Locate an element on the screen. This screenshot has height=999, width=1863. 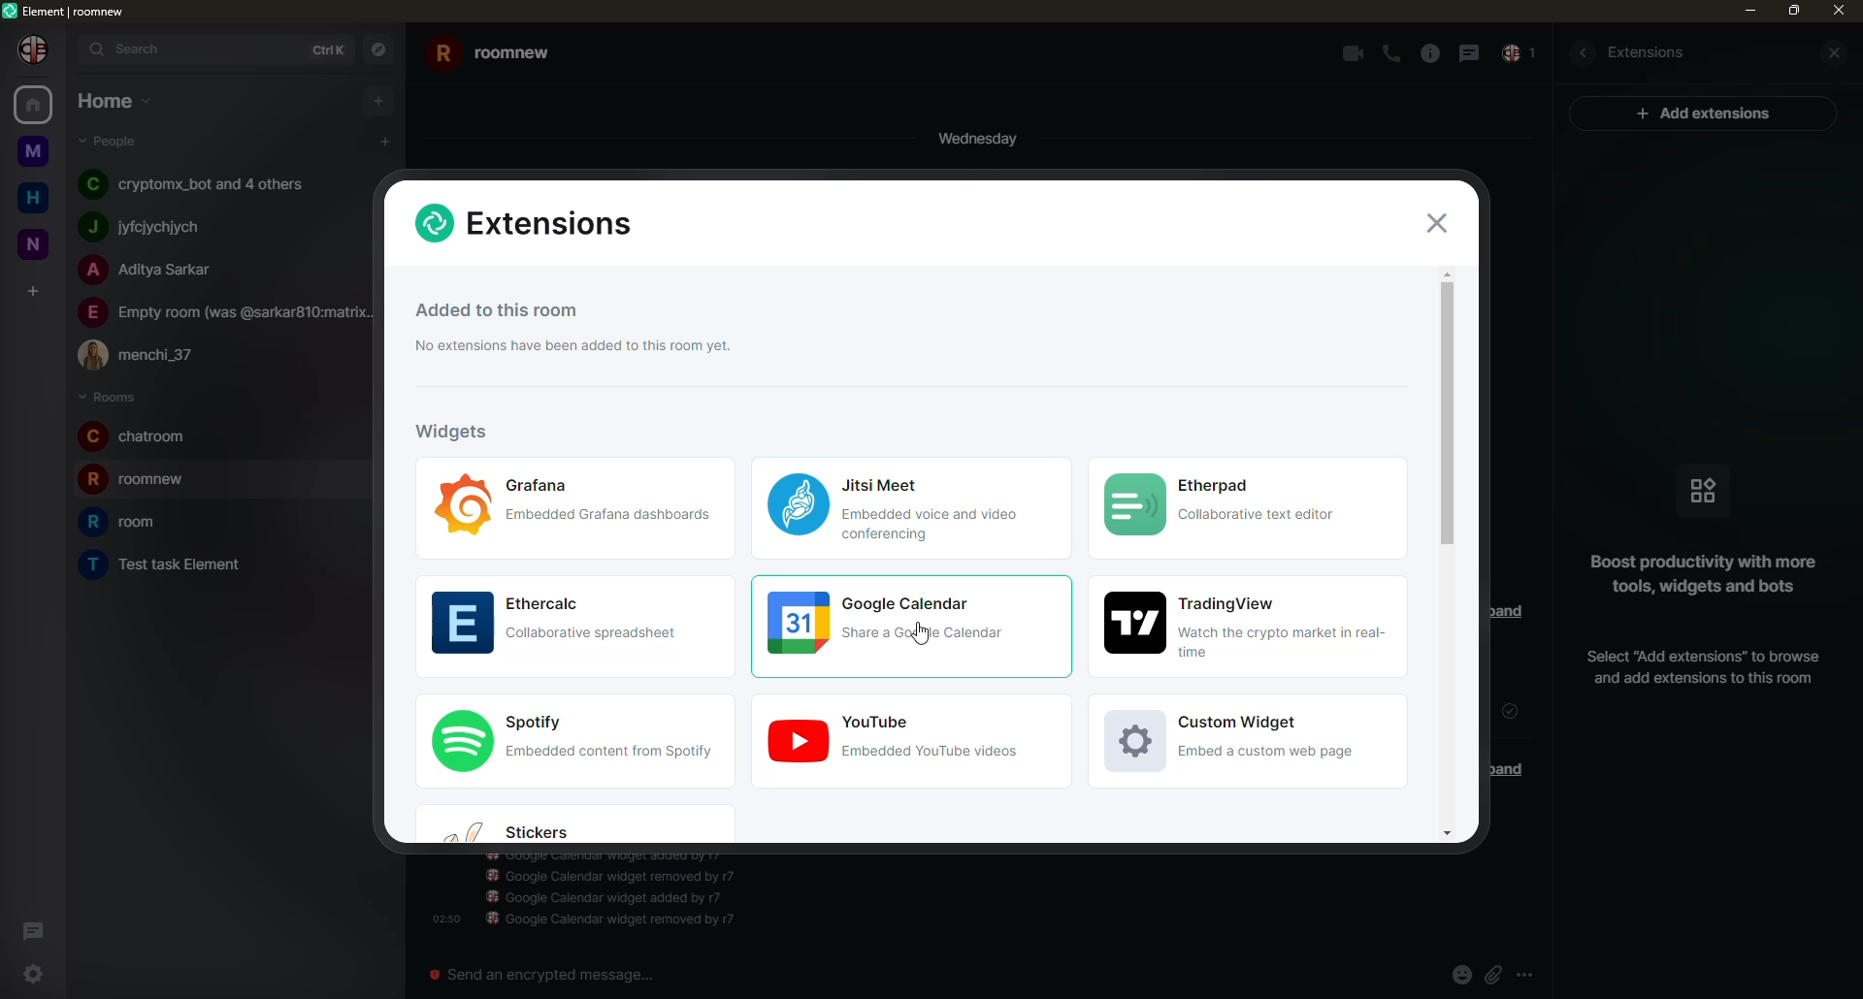
widgets is located at coordinates (909, 740).